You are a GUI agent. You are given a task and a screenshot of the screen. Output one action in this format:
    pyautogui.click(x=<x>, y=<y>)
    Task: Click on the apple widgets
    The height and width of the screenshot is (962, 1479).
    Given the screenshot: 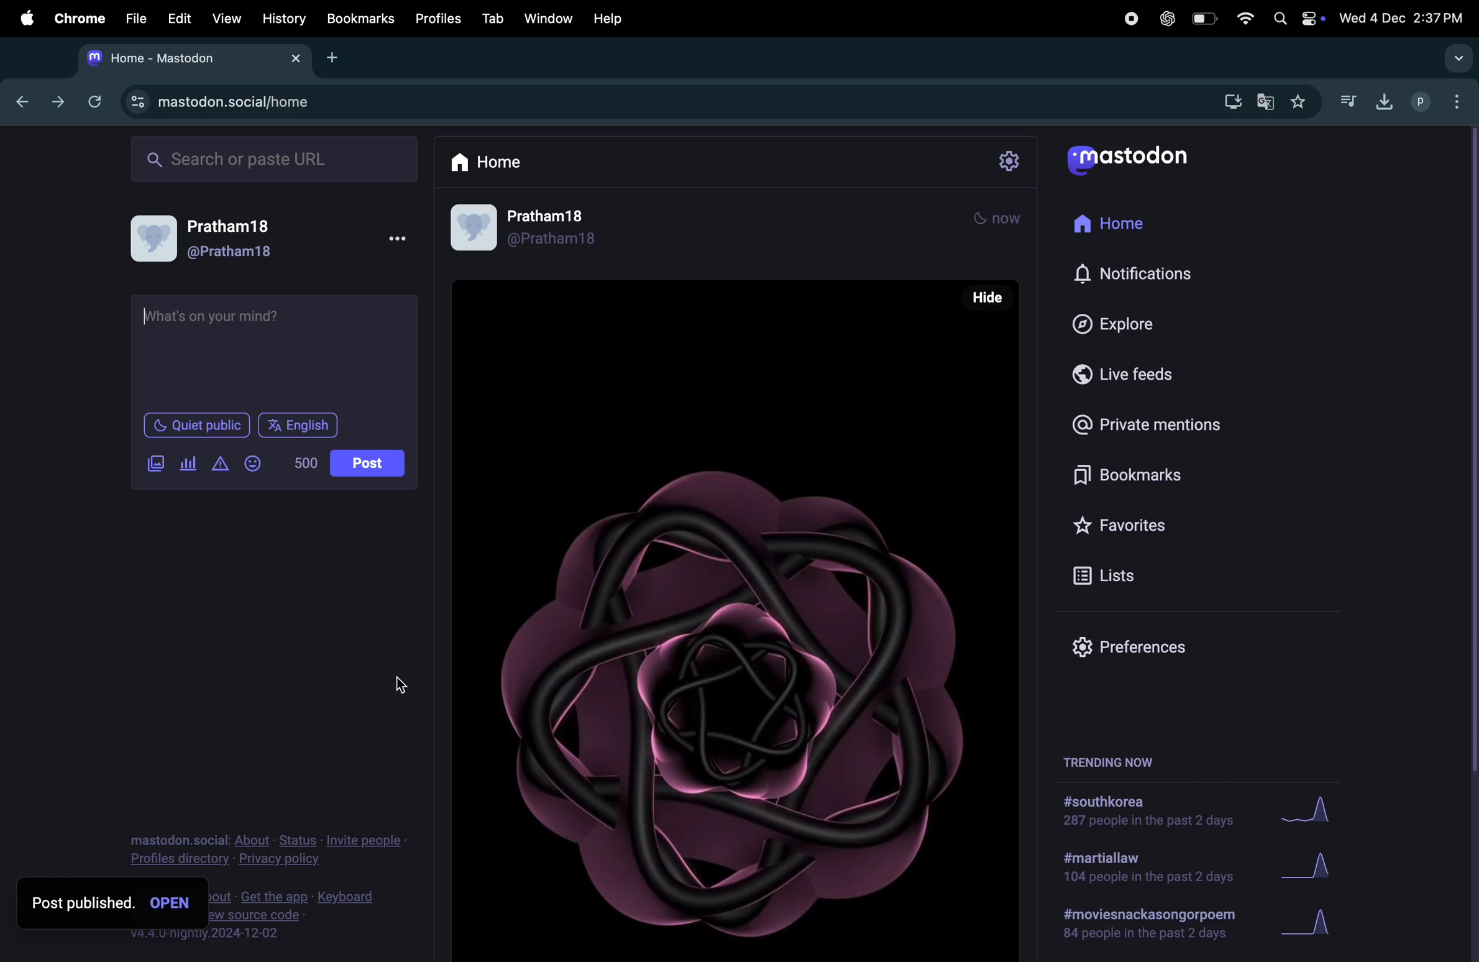 What is the action you would take?
    pyautogui.click(x=1297, y=17)
    